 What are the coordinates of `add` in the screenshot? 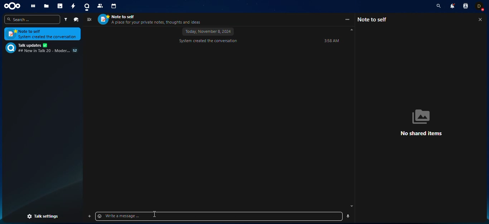 It's located at (89, 216).